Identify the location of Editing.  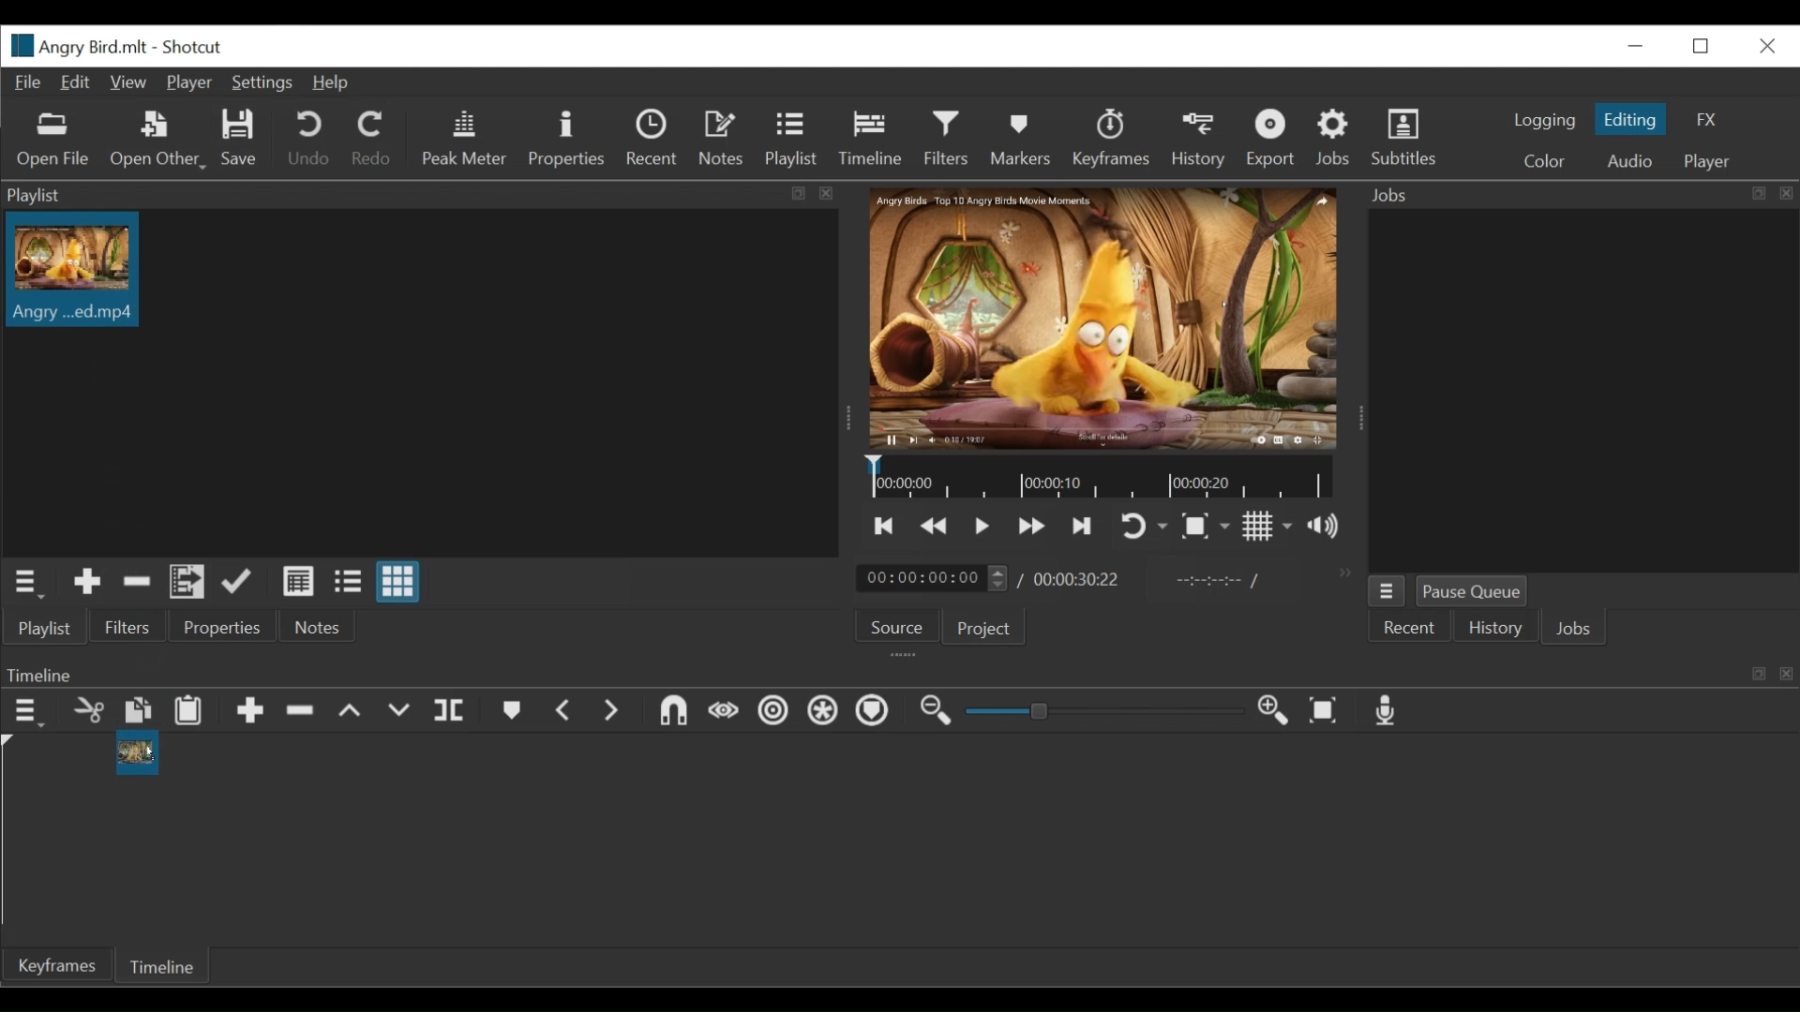
(1632, 120).